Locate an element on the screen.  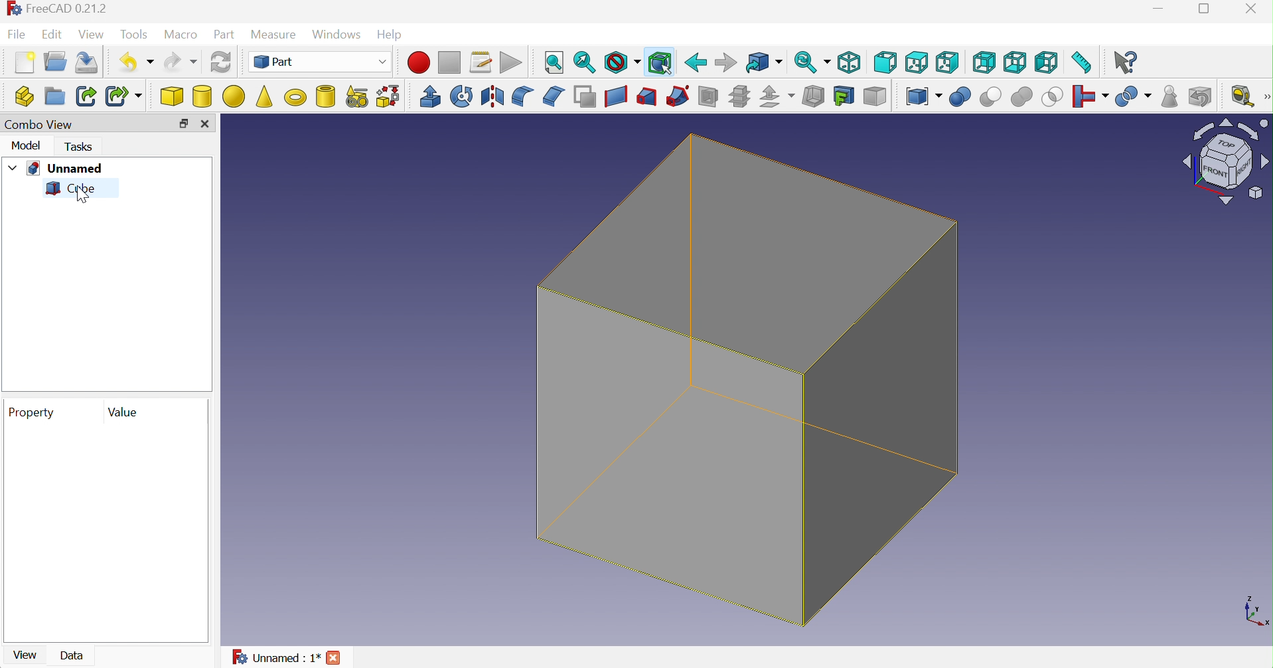
x ,yaxis is located at coordinates (1253, 610).